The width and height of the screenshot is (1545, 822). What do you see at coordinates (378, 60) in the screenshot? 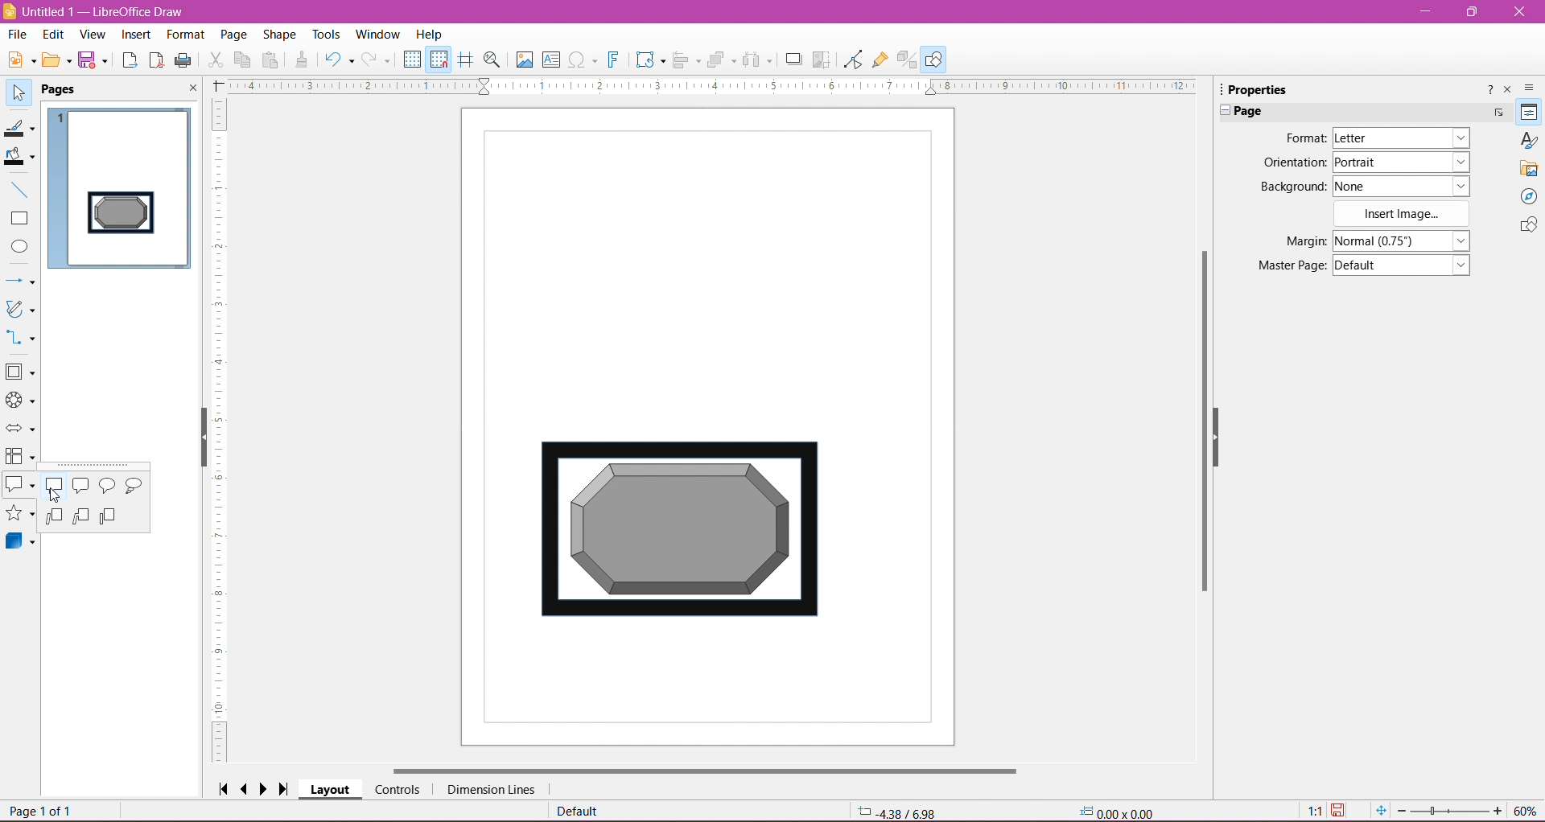
I see `Redo` at bounding box center [378, 60].